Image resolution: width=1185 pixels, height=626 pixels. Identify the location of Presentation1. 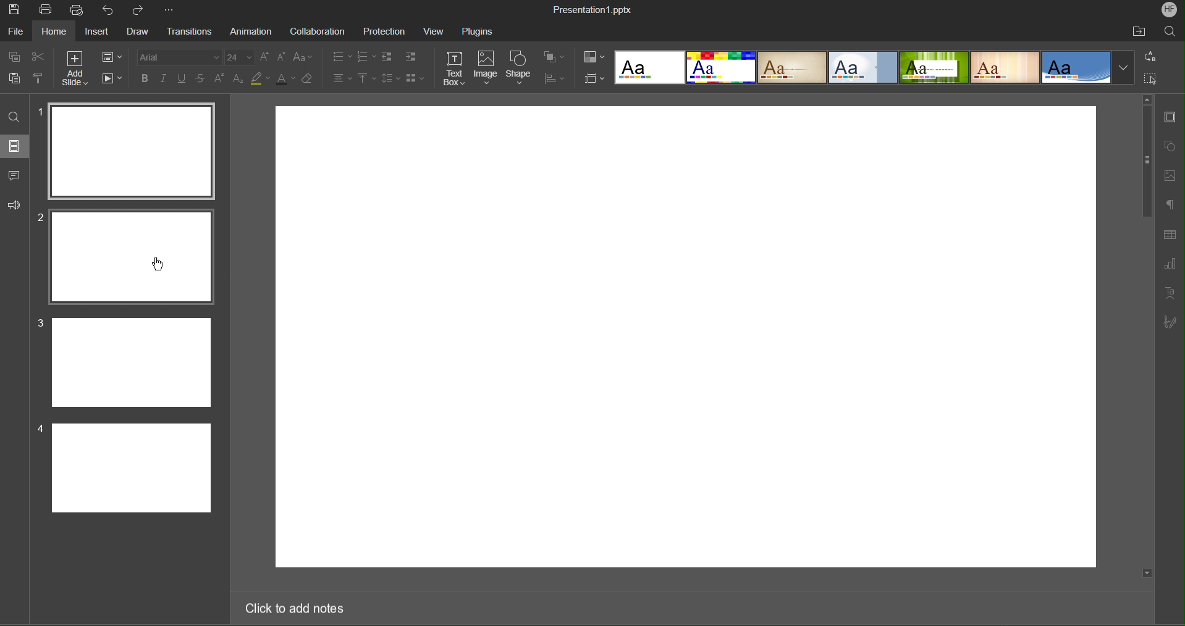
(592, 7).